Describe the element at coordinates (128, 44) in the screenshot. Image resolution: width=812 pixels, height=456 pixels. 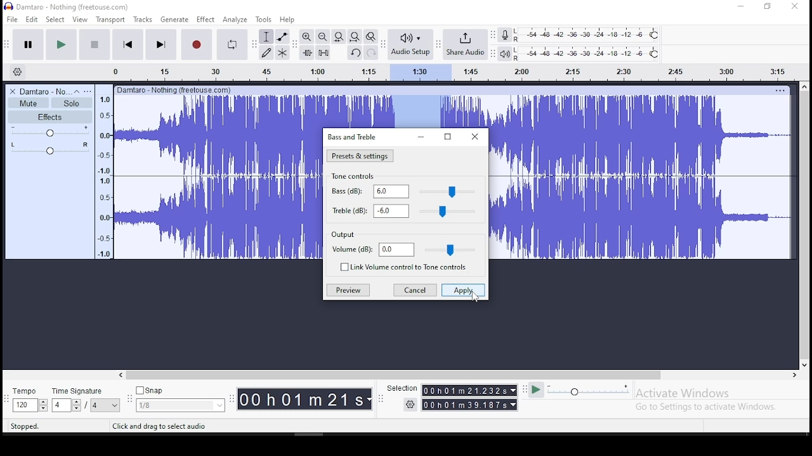
I see `skip to start` at that location.